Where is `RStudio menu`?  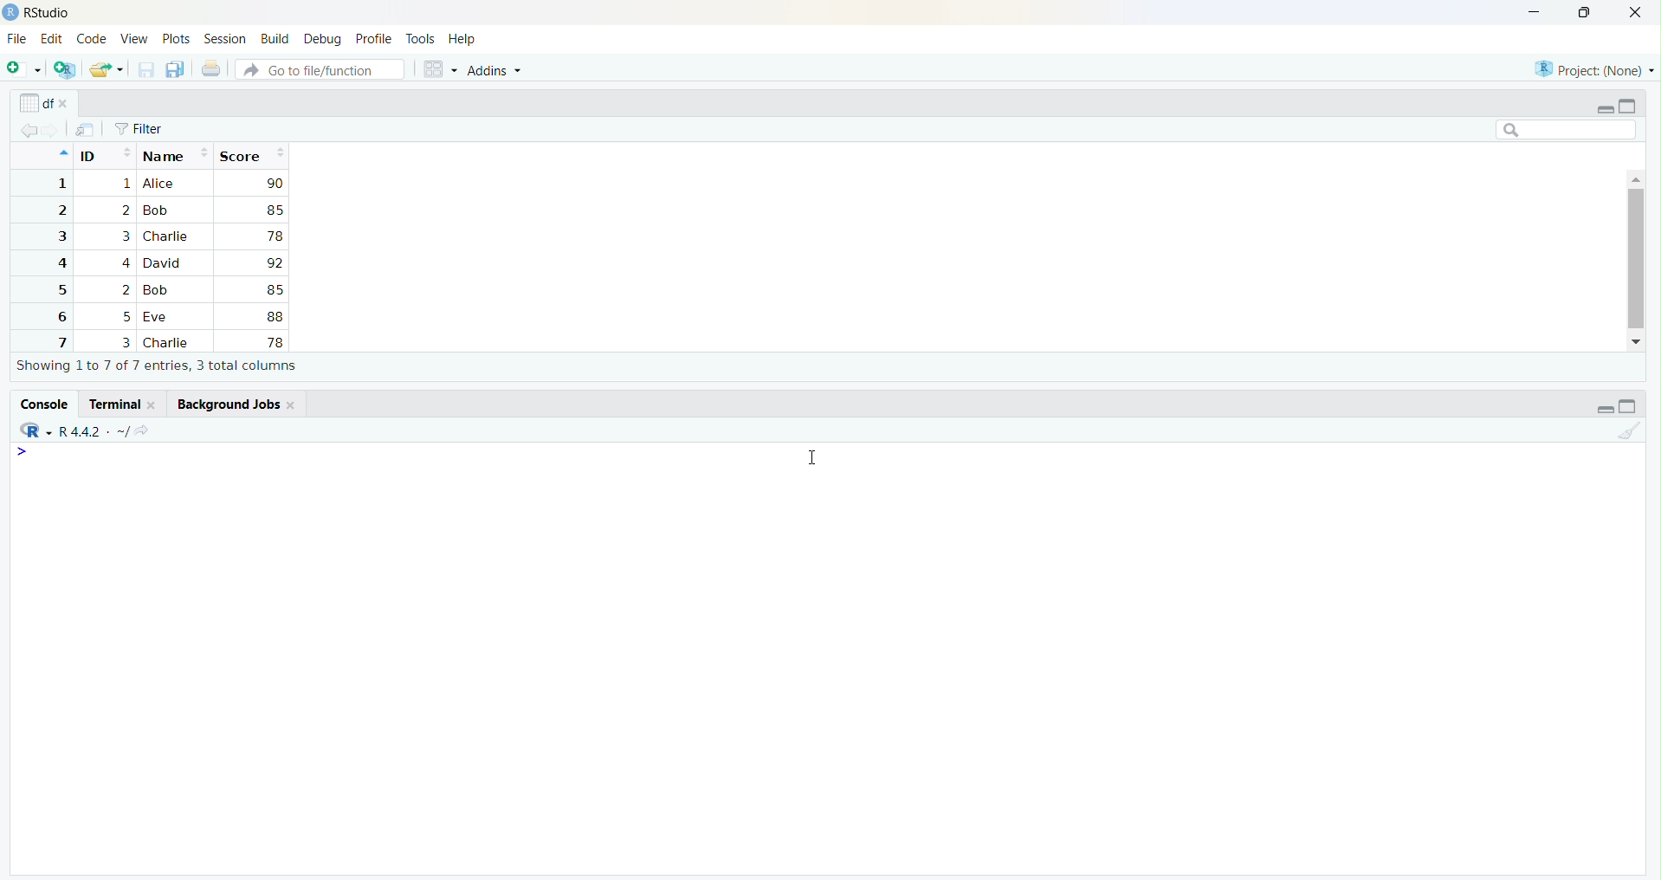
RStudio menu is located at coordinates (36, 430).